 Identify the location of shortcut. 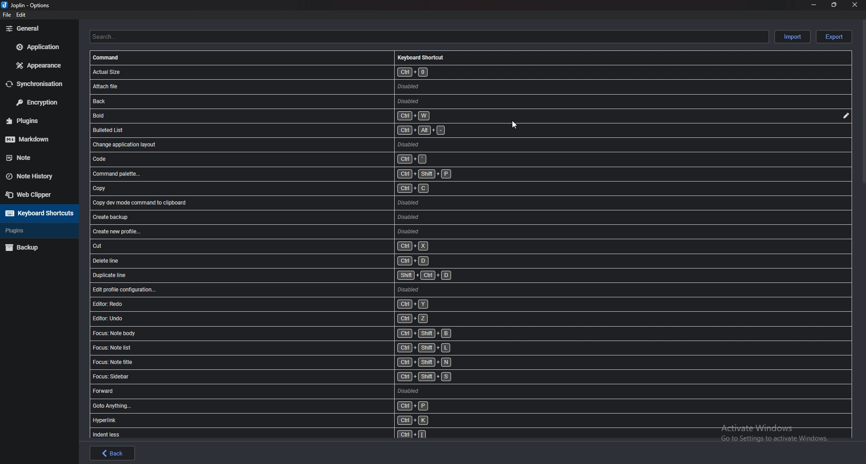
(294, 434).